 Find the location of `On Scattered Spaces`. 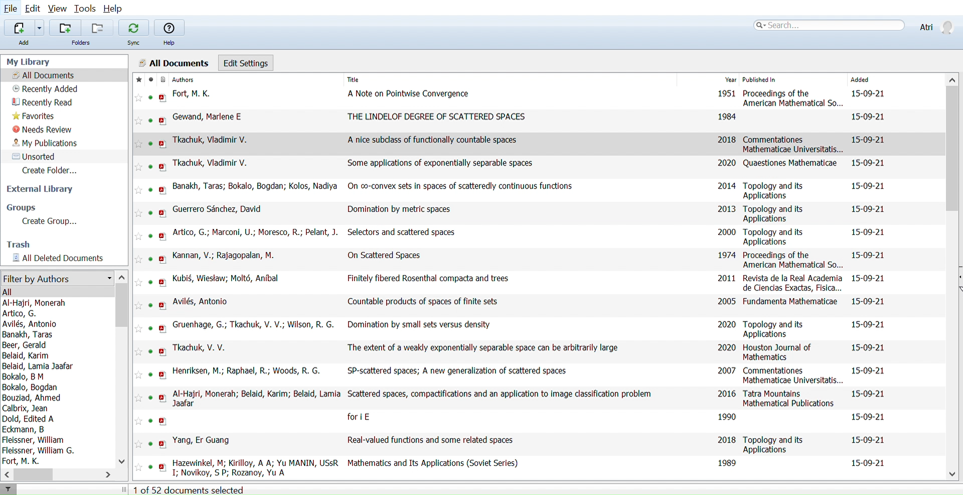

On Scattered Spaces is located at coordinates (384, 256).